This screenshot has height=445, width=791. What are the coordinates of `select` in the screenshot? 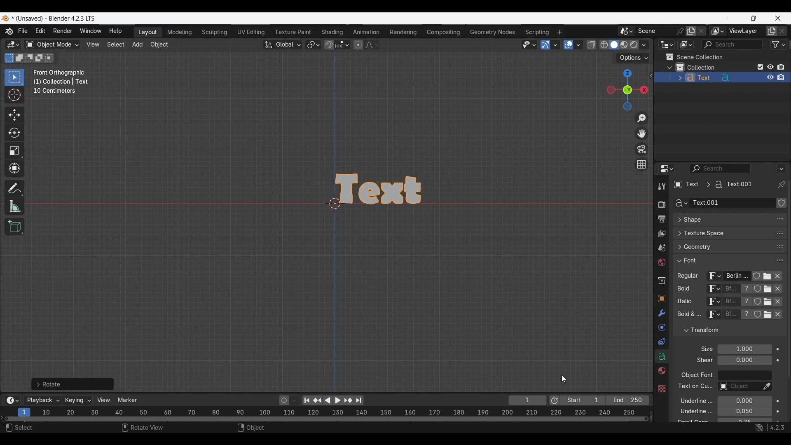 It's located at (51, 58).